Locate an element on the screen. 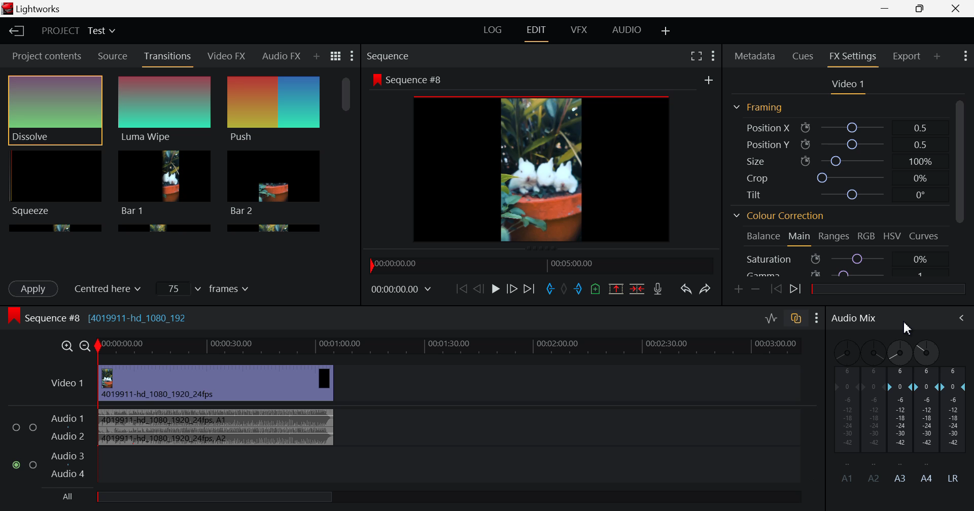 The image size is (974, 511). Delete/Cut is located at coordinates (639, 288).